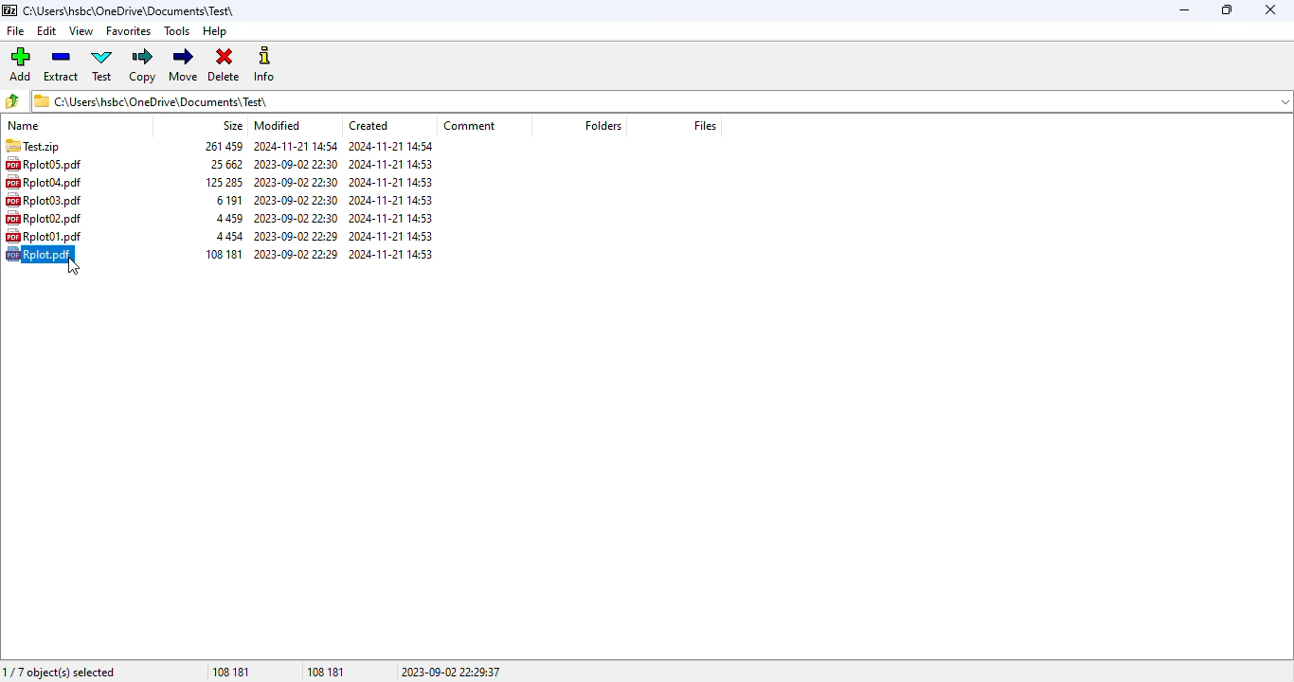  I want to click on 4459, so click(220, 217).